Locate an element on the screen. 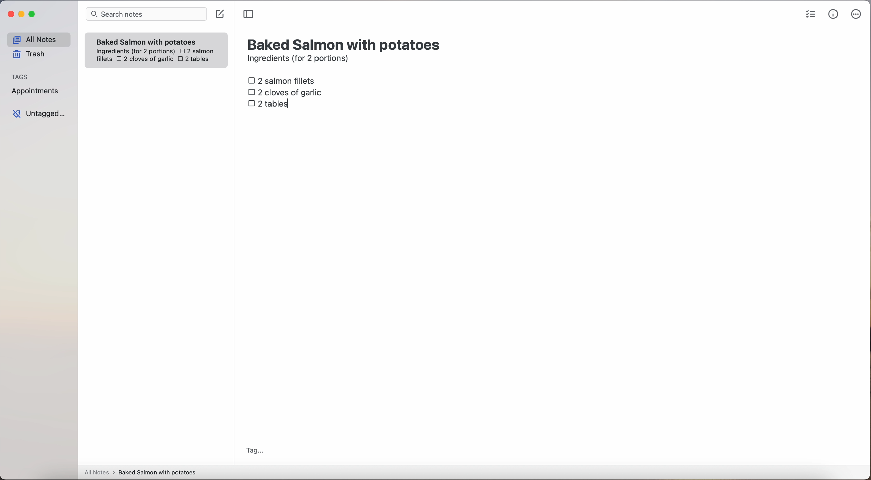 The width and height of the screenshot is (871, 480). toggle sidebar is located at coordinates (249, 15).